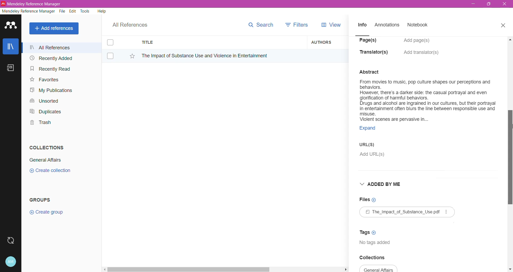  I want to click on annotations, so click(388, 25).